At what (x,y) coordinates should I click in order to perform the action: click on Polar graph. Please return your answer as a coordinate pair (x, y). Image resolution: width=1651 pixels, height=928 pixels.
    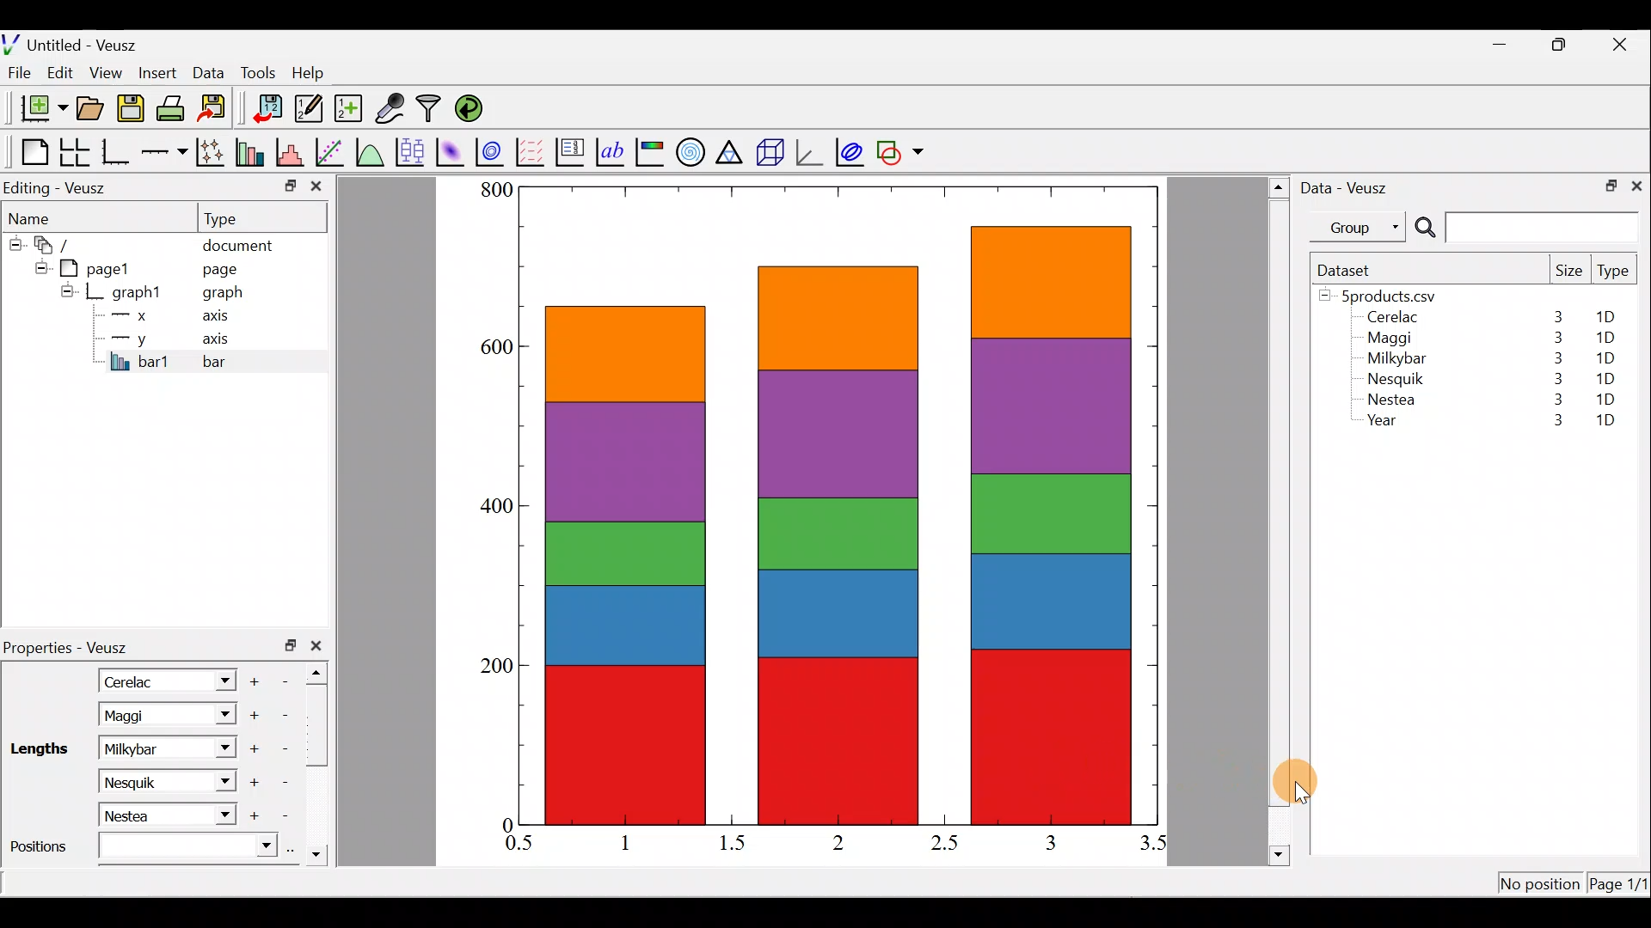
    Looking at the image, I should click on (687, 150).